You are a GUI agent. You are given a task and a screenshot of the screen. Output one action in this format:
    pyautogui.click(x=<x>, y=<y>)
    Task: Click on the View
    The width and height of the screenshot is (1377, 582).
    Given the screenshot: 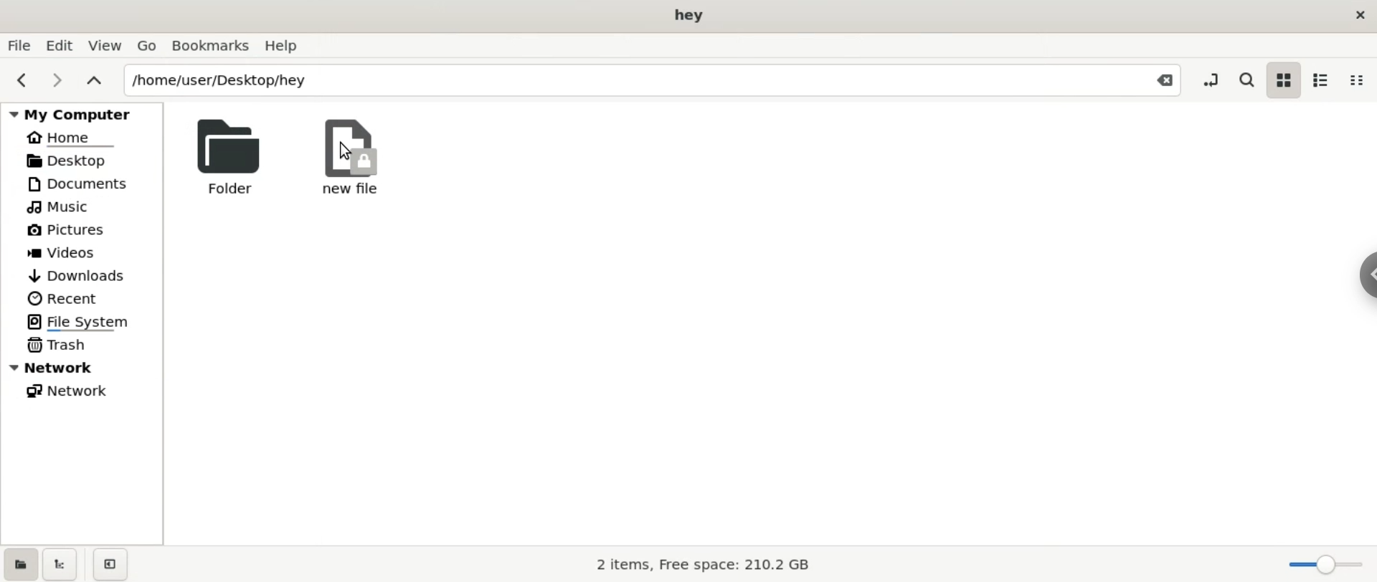 What is the action you would take?
    pyautogui.click(x=107, y=47)
    